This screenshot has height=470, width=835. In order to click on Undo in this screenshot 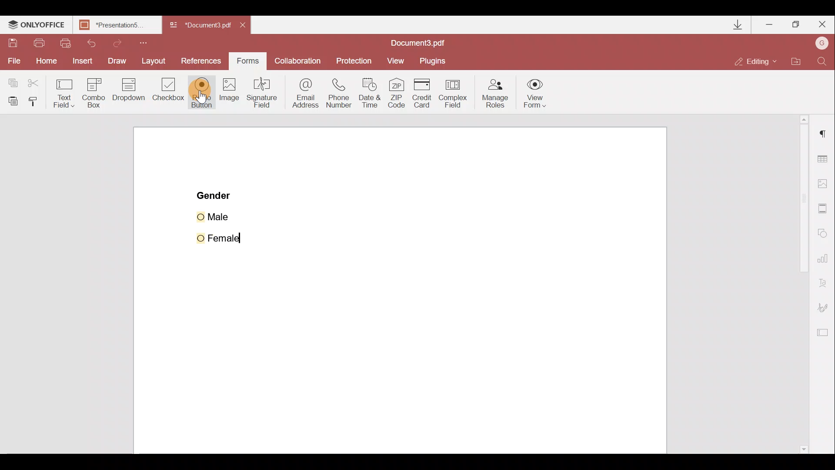, I will do `click(96, 42)`.